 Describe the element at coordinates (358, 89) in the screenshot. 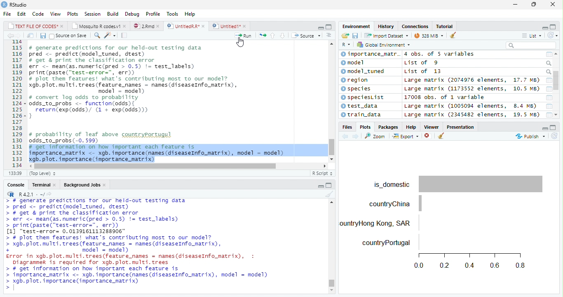

I see `species` at that location.